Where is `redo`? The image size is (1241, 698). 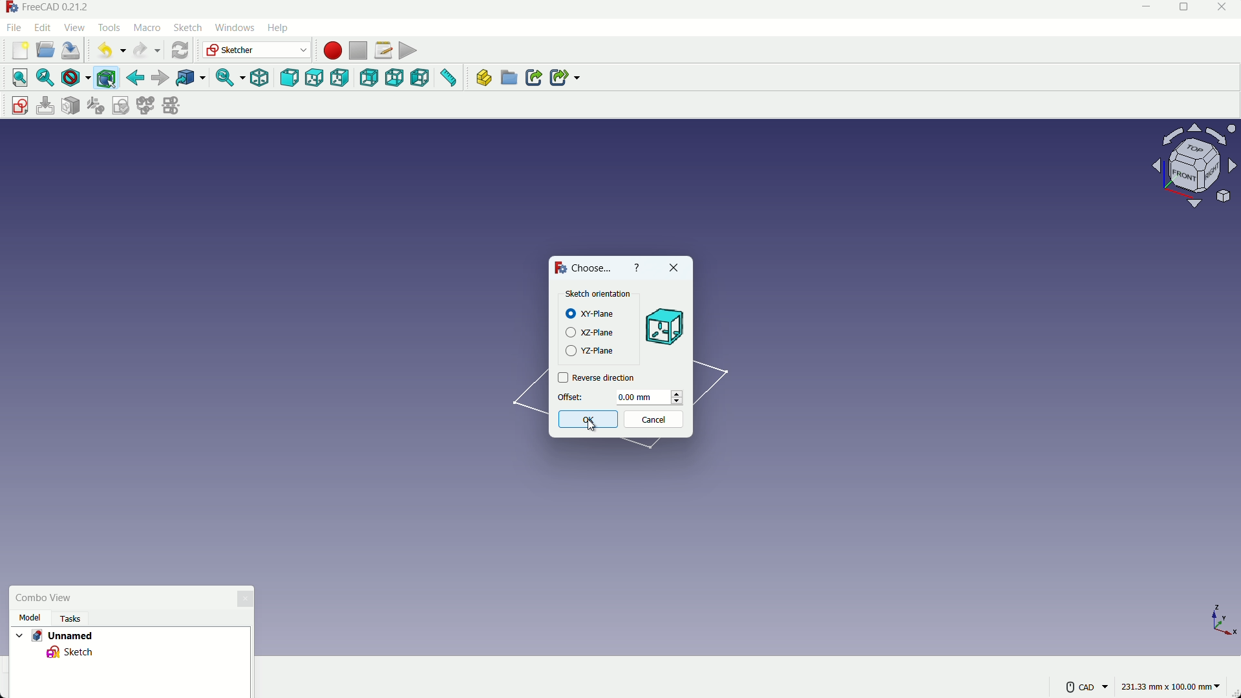 redo is located at coordinates (147, 50).